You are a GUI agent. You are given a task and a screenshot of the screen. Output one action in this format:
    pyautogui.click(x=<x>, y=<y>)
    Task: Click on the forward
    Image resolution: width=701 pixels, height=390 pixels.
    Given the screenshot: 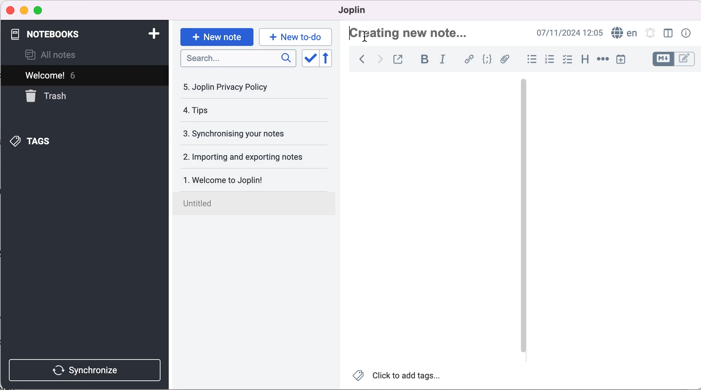 What is the action you would take?
    pyautogui.click(x=379, y=59)
    